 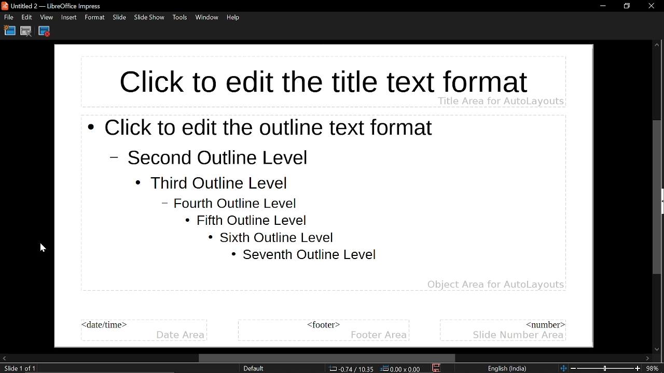 What do you see at coordinates (509, 368) in the screenshot?
I see `Language` at bounding box center [509, 368].